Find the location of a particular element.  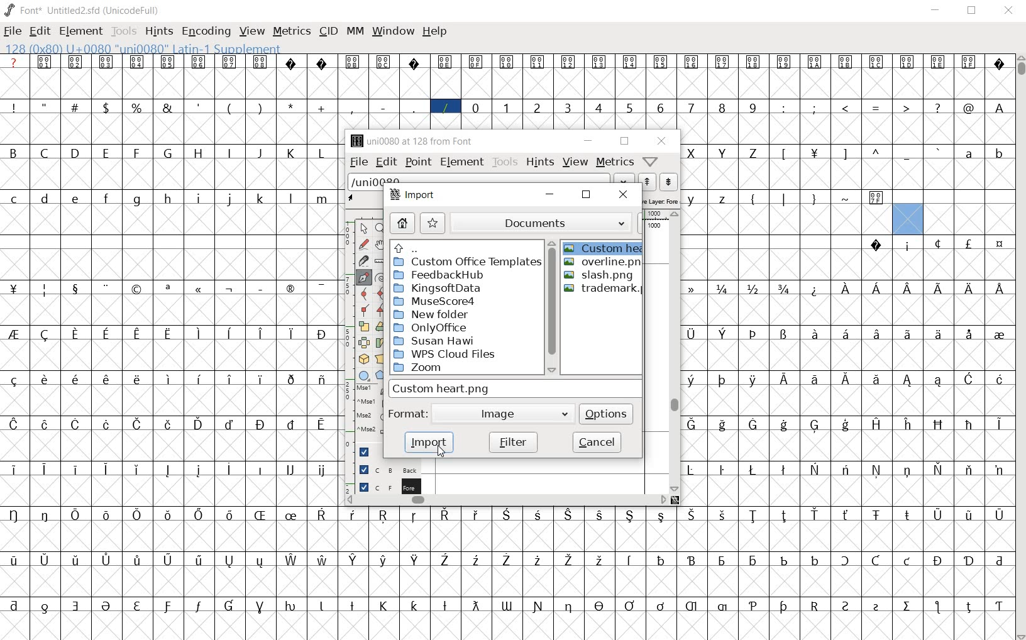

Help/Window is located at coordinates (652, 160).